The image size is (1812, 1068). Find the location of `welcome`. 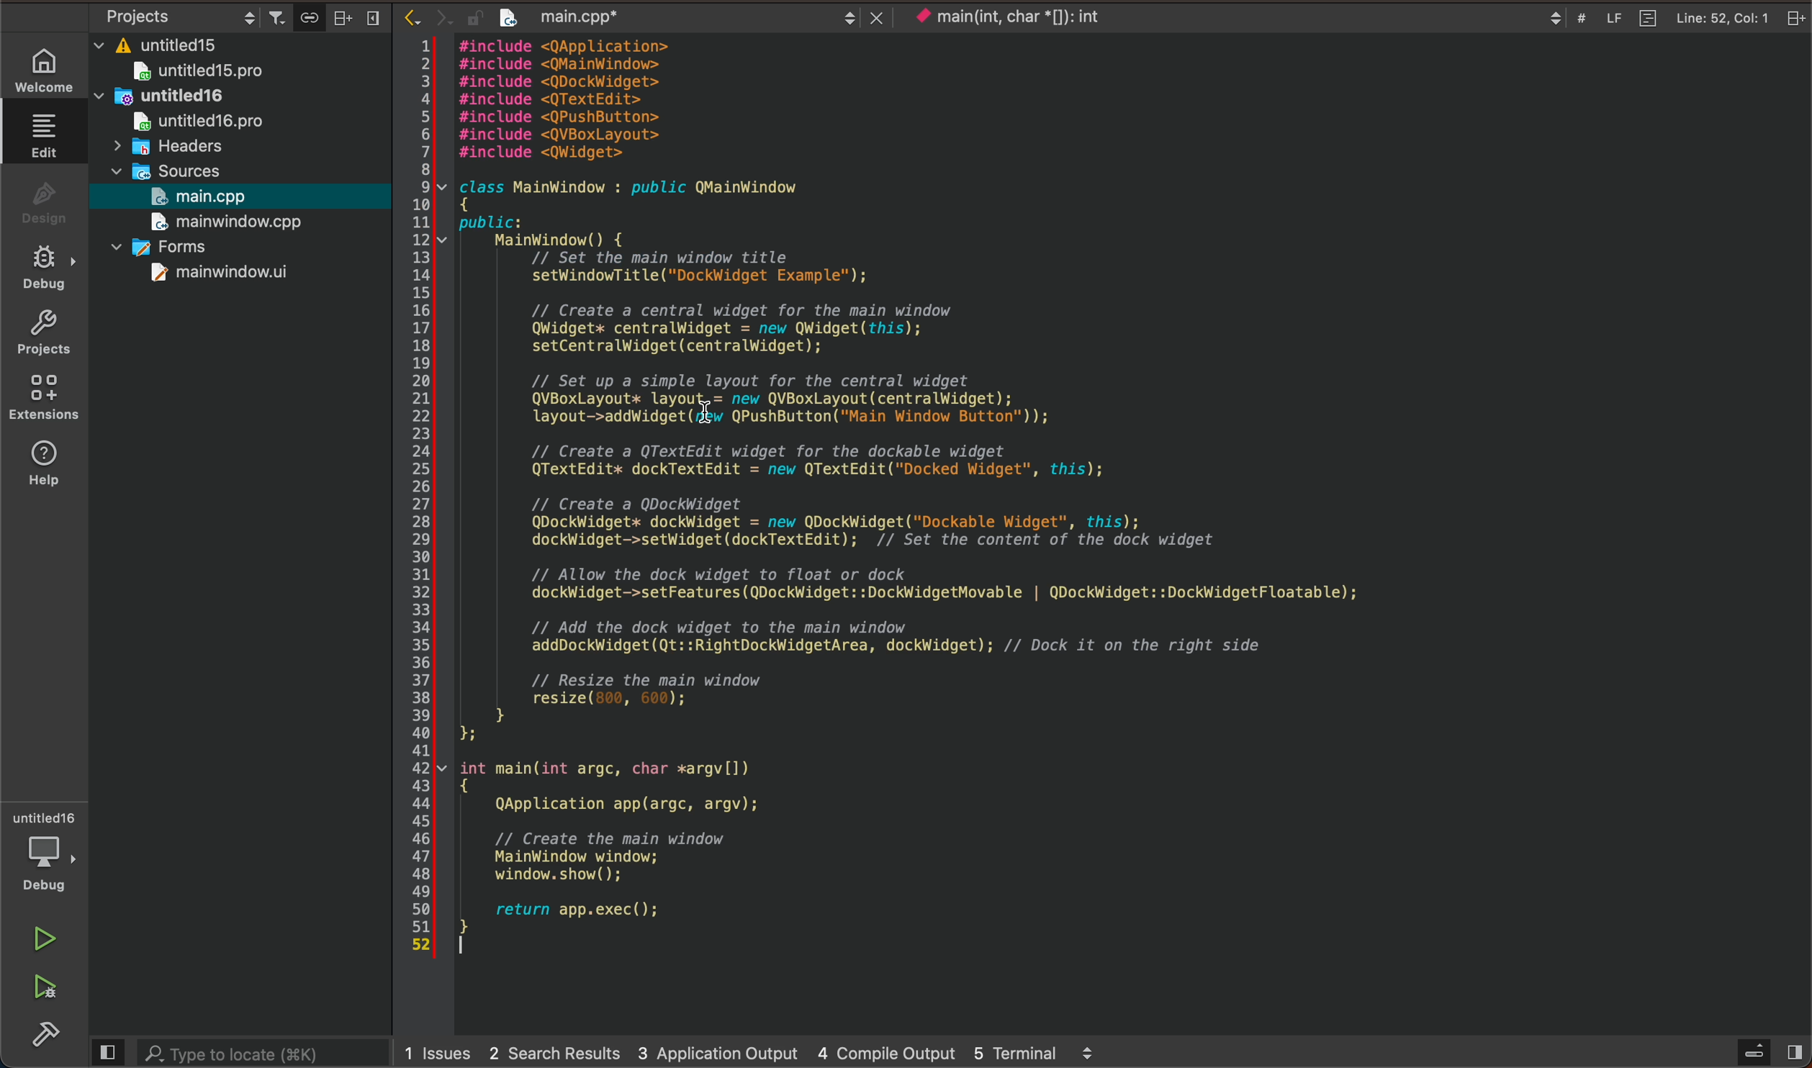

welcome is located at coordinates (44, 63).